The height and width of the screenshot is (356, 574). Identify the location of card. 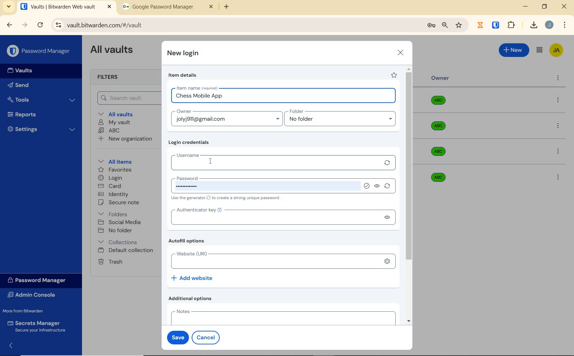
(109, 187).